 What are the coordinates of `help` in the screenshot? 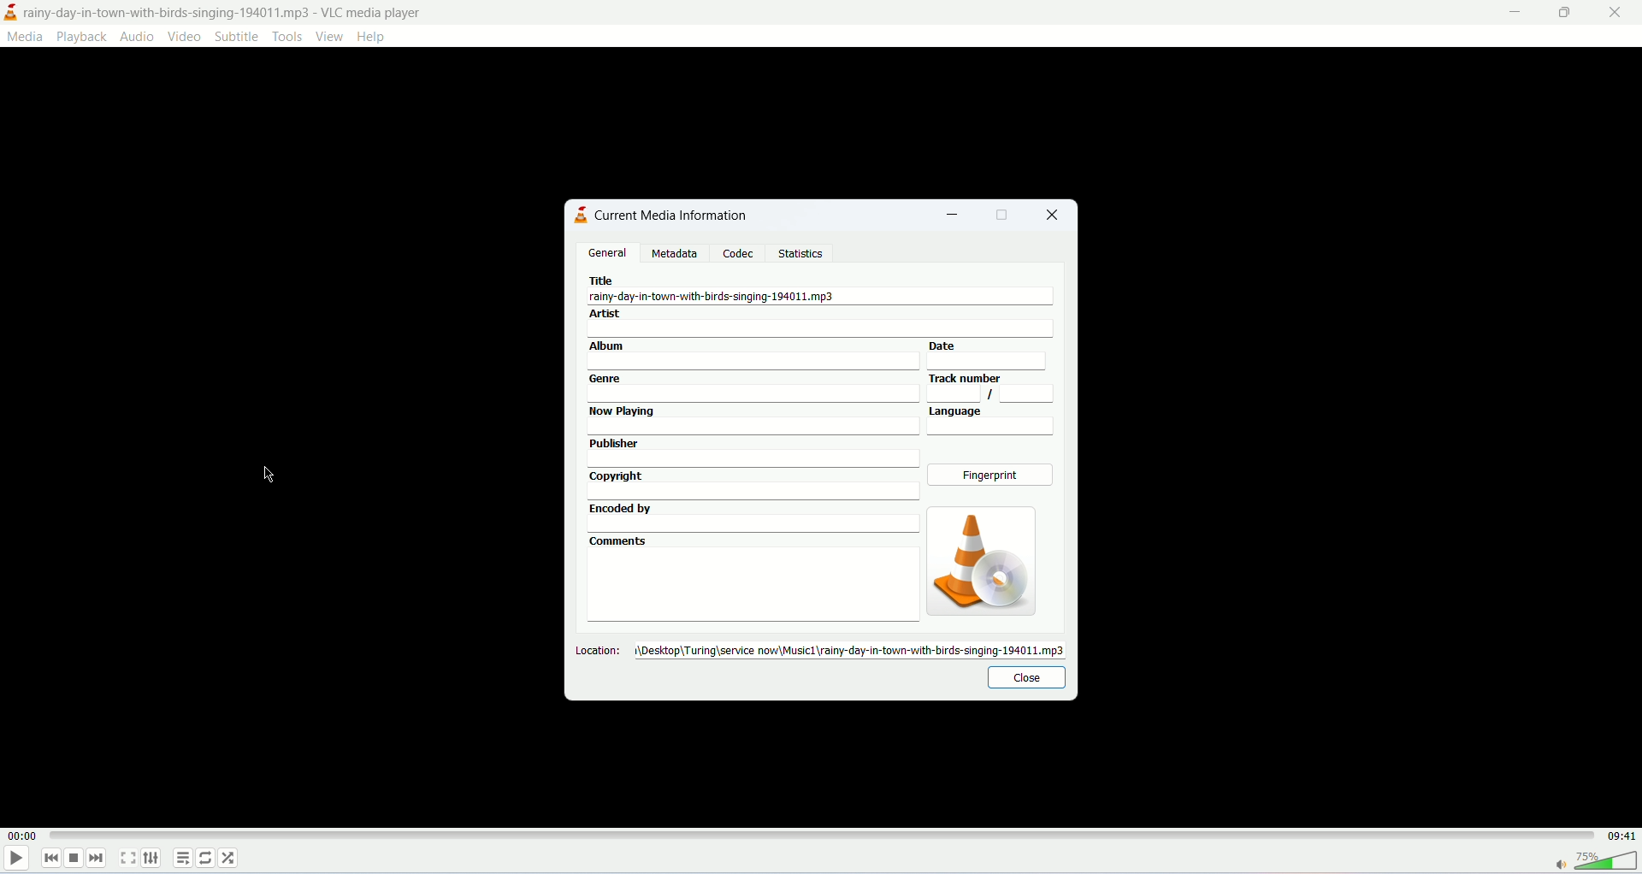 It's located at (373, 38).